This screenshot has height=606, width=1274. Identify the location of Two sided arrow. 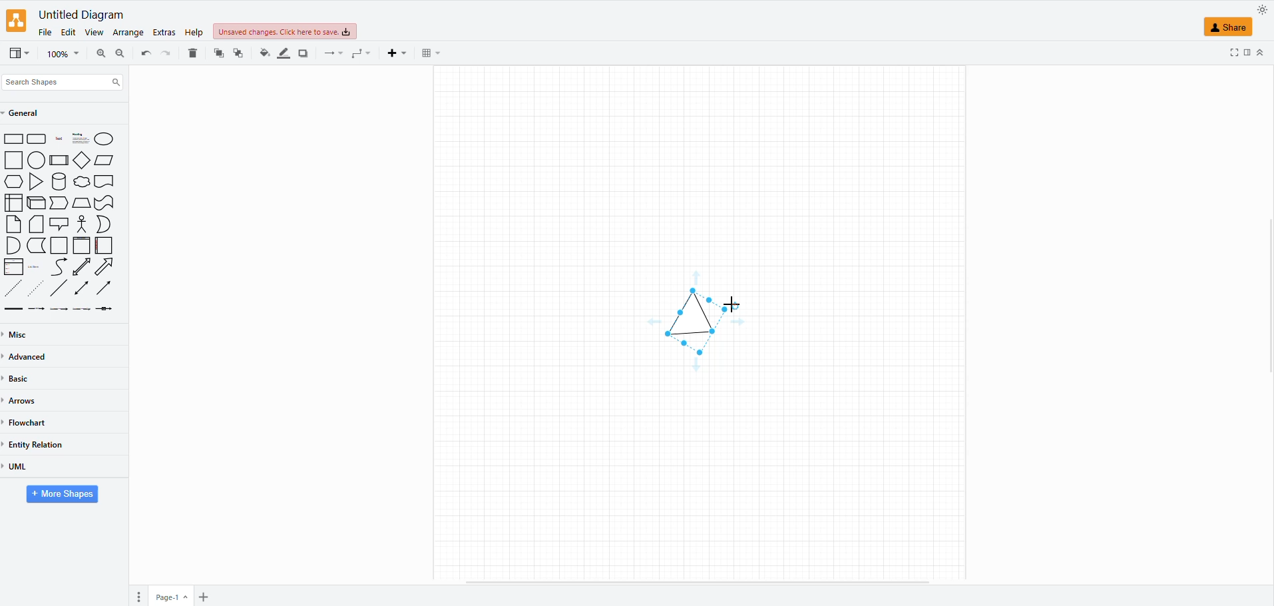
(81, 288).